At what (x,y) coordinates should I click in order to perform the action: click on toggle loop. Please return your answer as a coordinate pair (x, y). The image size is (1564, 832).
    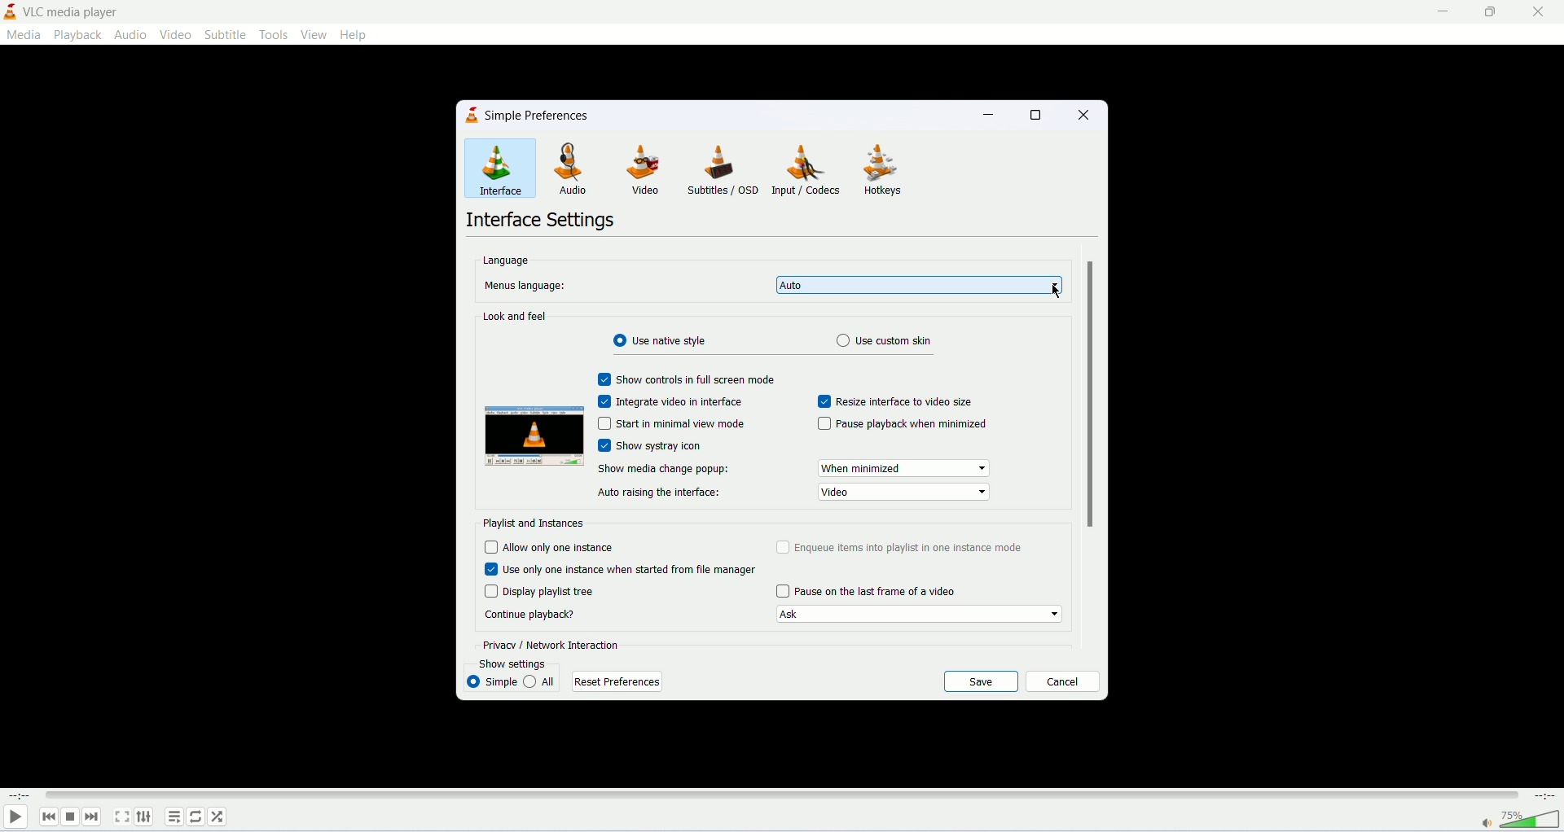
    Looking at the image, I should click on (195, 817).